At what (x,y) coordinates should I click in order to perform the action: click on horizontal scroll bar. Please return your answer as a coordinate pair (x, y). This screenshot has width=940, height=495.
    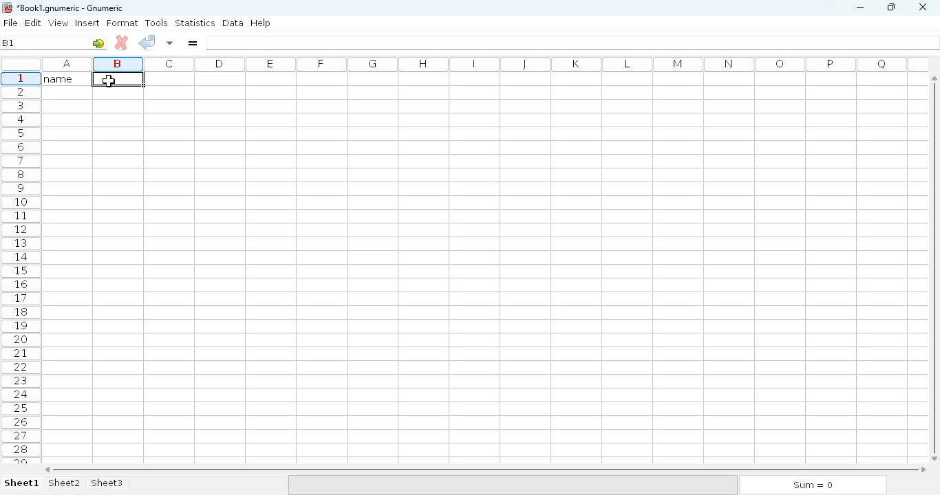
    Looking at the image, I should click on (485, 470).